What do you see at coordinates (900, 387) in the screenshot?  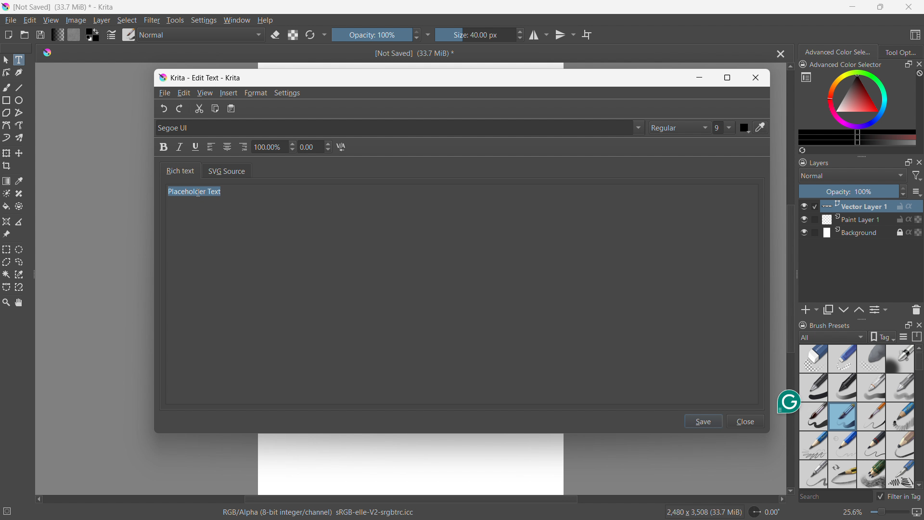 I see `blur pencil` at bounding box center [900, 387].